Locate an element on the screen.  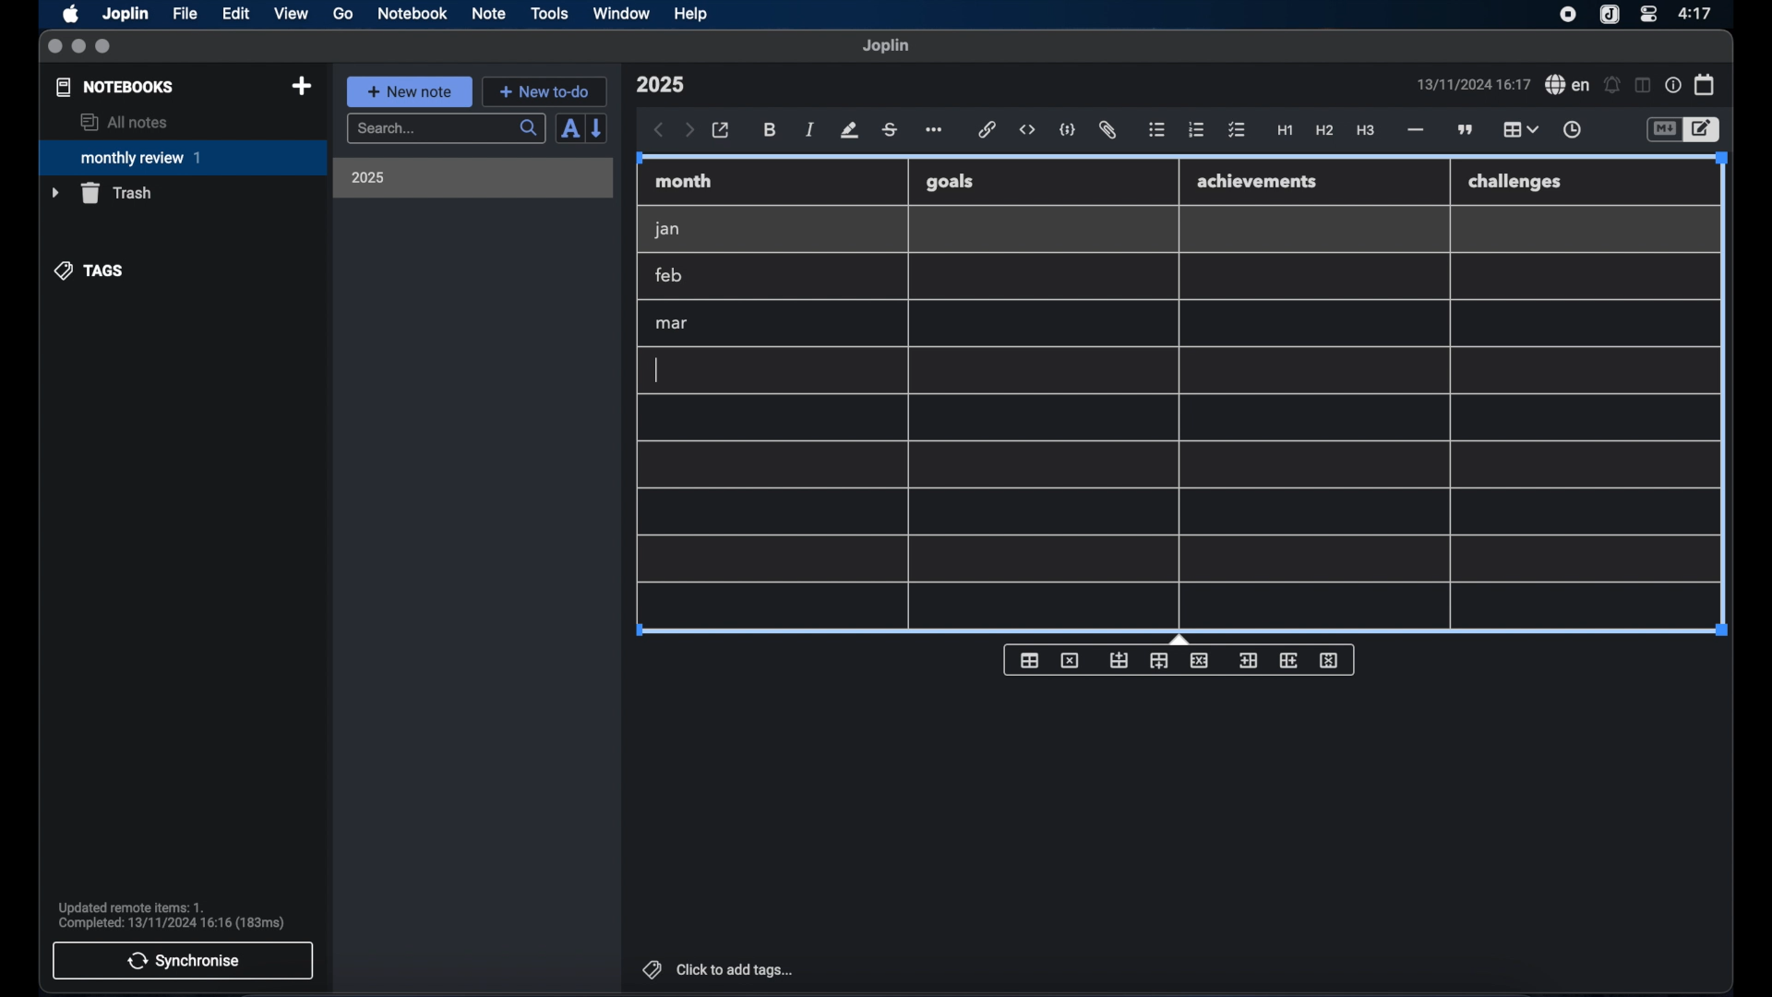
edit is located at coordinates (237, 14).